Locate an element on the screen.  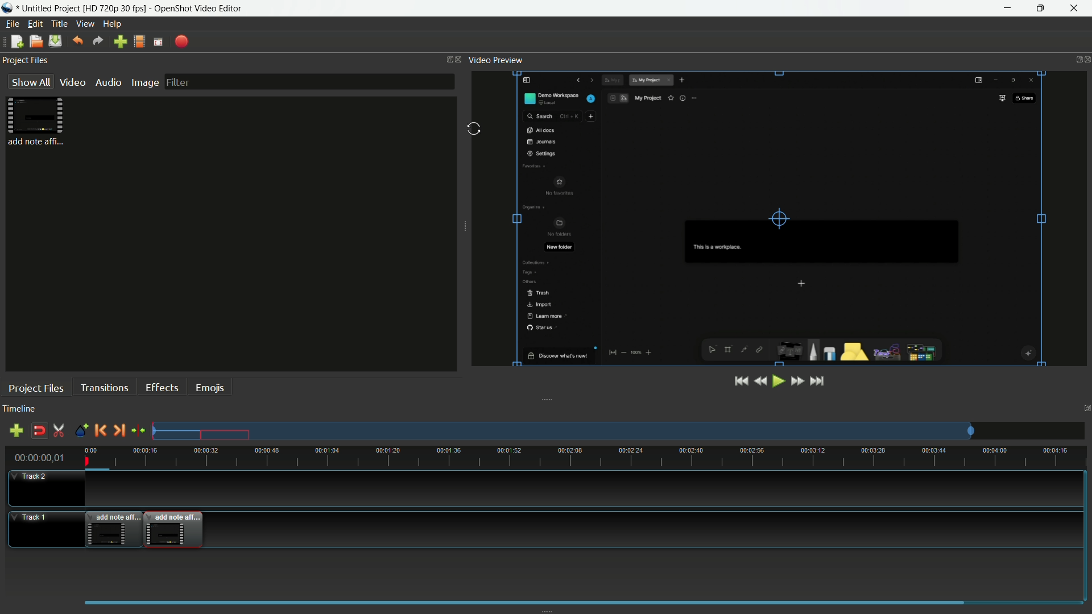
fast forward is located at coordinates (797, 381).